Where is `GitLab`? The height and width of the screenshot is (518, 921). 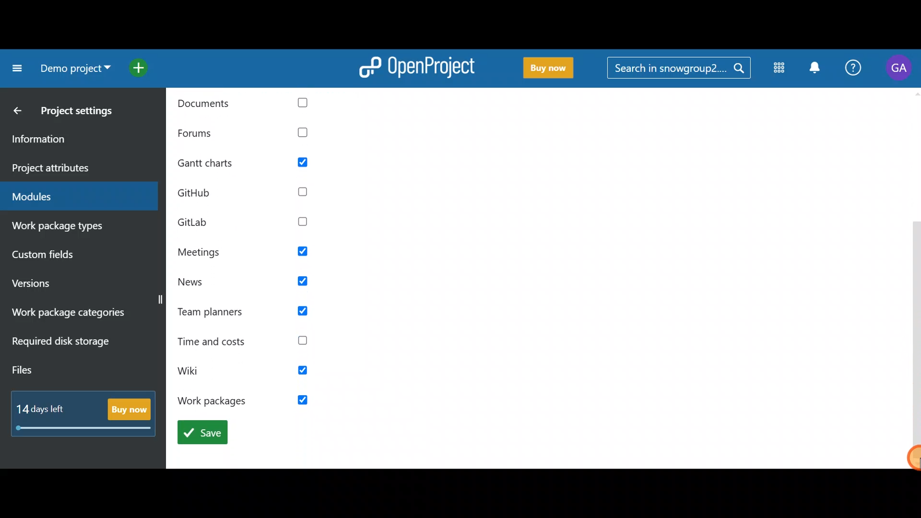
GitLab is located at coordinates (248, 221).